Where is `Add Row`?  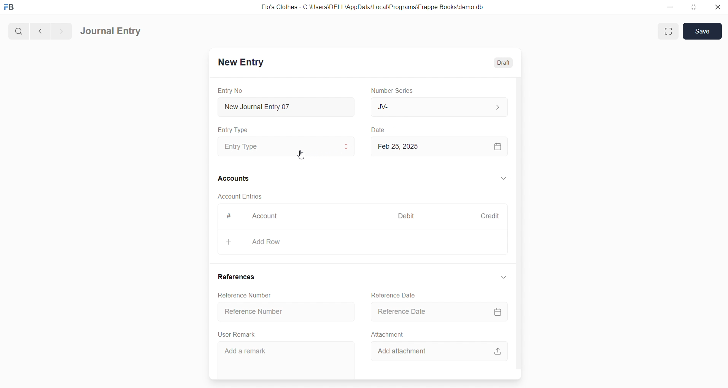 Add Row is located at coordinates (362, 243).